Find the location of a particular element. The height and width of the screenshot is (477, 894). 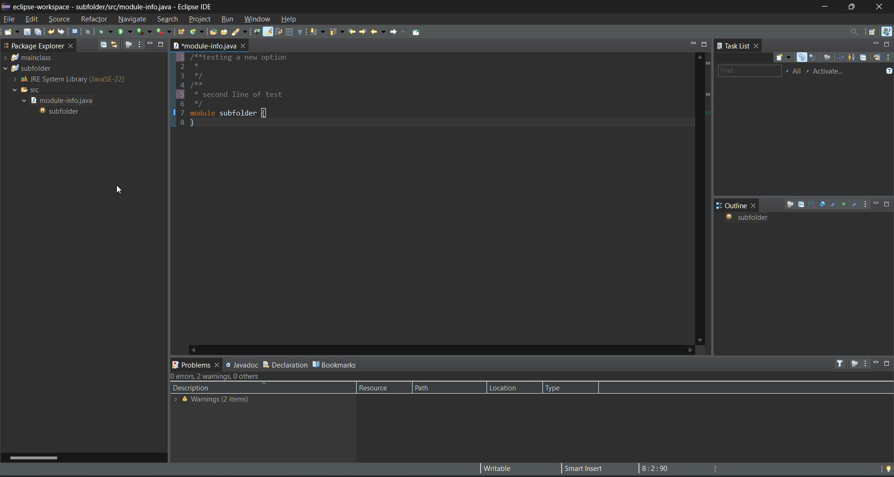

edit is located at coordinates (31, 20).